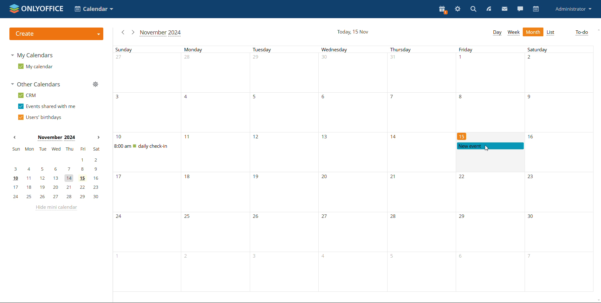 This screenshot has height=303, width=601. Describe the element at coordinates (531, 177) in the screenshot. I see `` at that location.